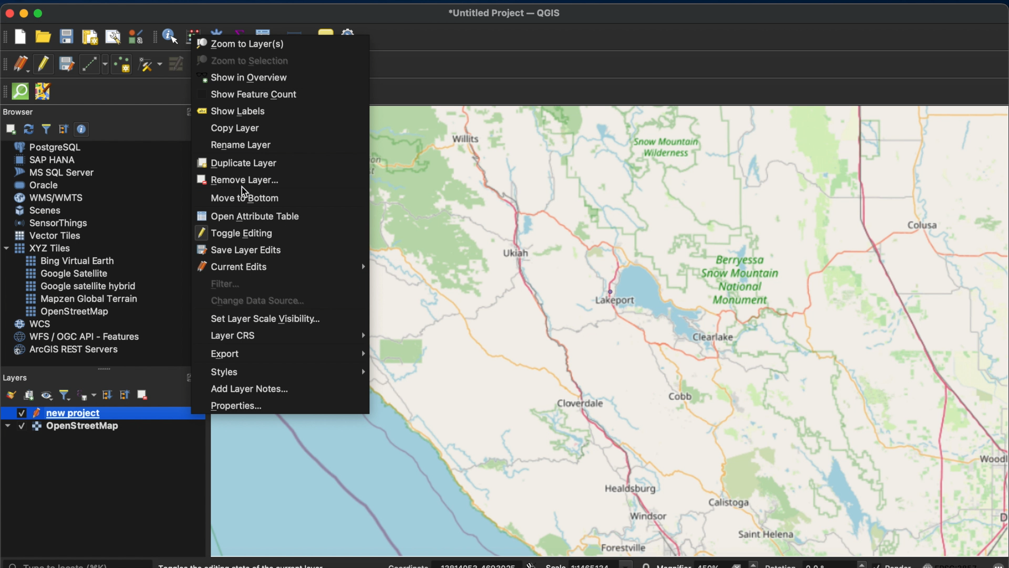 The width and height of the screenshot is (1009, 568). What do you see at coordinates (87, 395) in the screenshot?
I see `filter legen by expression` at bounding box center [87, 395].